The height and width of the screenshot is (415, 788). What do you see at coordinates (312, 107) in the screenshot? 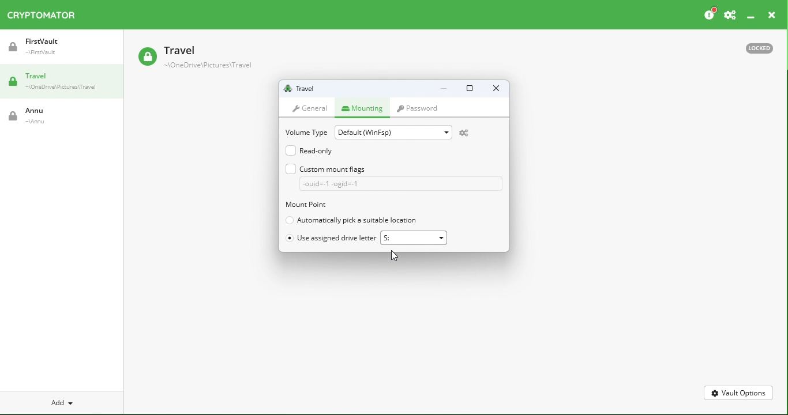
I see `General` at bounding box center [312, 107].